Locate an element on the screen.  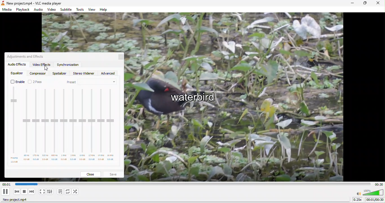
close is located at coordinates (120, 57).